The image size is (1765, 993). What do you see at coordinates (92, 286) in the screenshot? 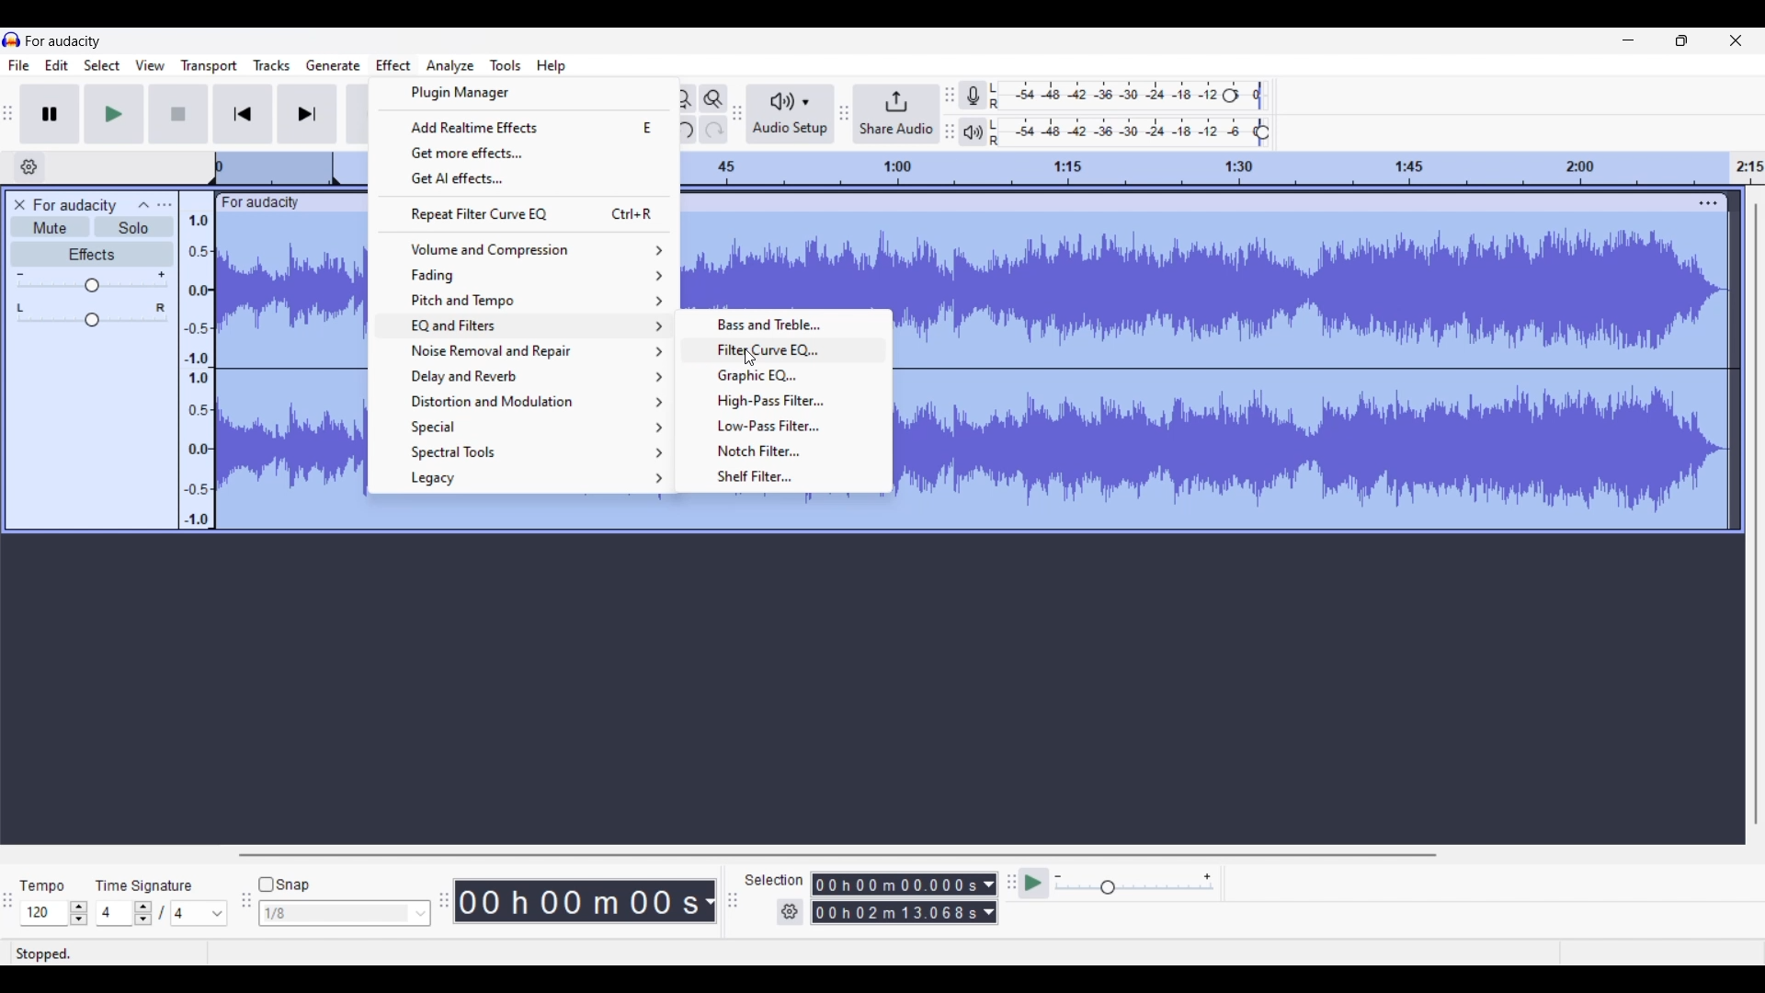
I see `Change gain` at bounding box center [92, 286].